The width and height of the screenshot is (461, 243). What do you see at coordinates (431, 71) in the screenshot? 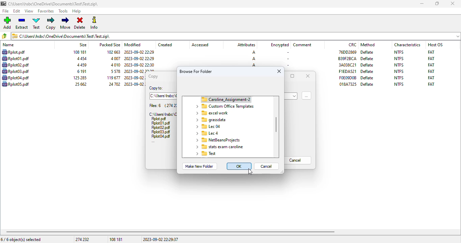
I see `FAT` at bounding box center [431, 71].